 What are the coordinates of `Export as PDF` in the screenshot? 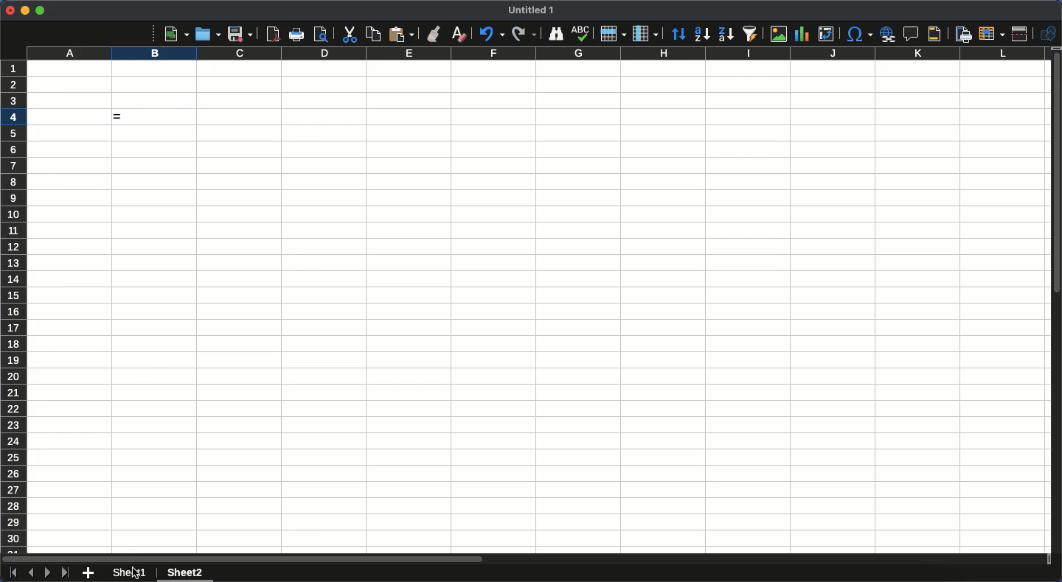 It's located at (272, 34).